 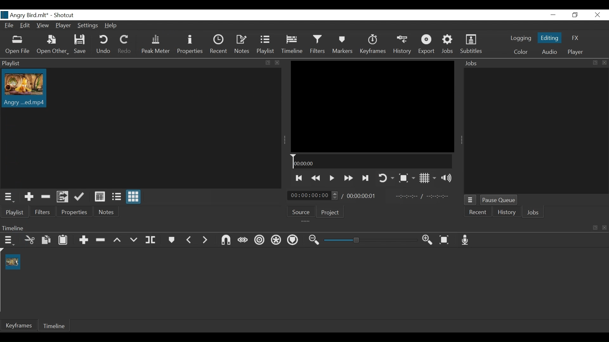 What do you see at coordinates (63, 26) in the screenshot?
I see `Player` at bounding box center [63, 26].